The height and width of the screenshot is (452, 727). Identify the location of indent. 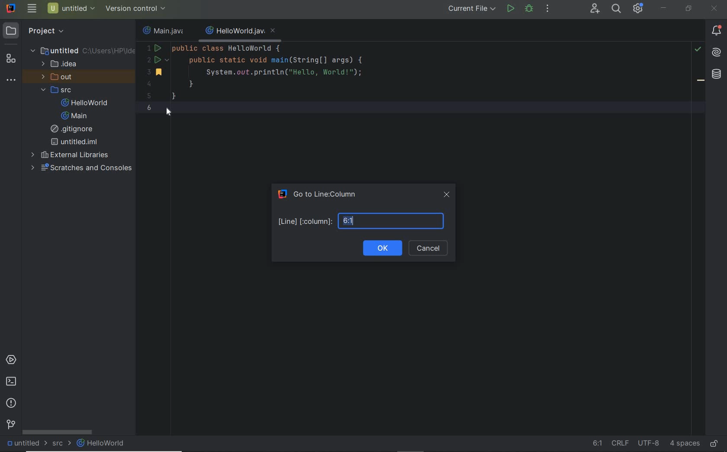
(685, 445).